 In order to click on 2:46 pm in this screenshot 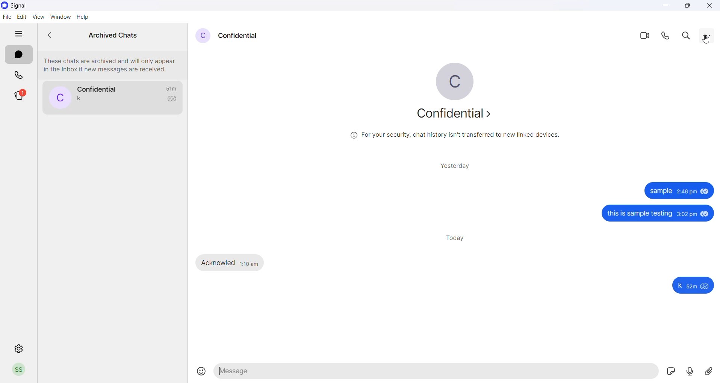, I will do `click(687, 191)`.